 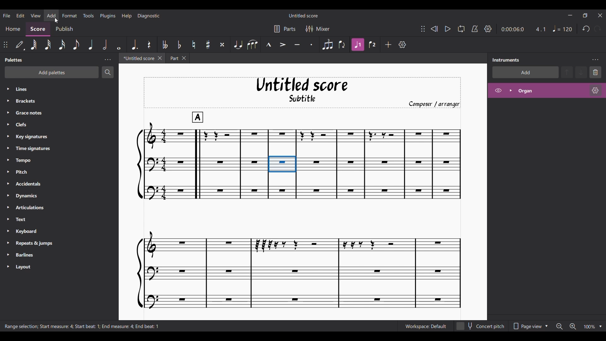 I want to click on Current Workspace setting, so click(x=425, y=326).